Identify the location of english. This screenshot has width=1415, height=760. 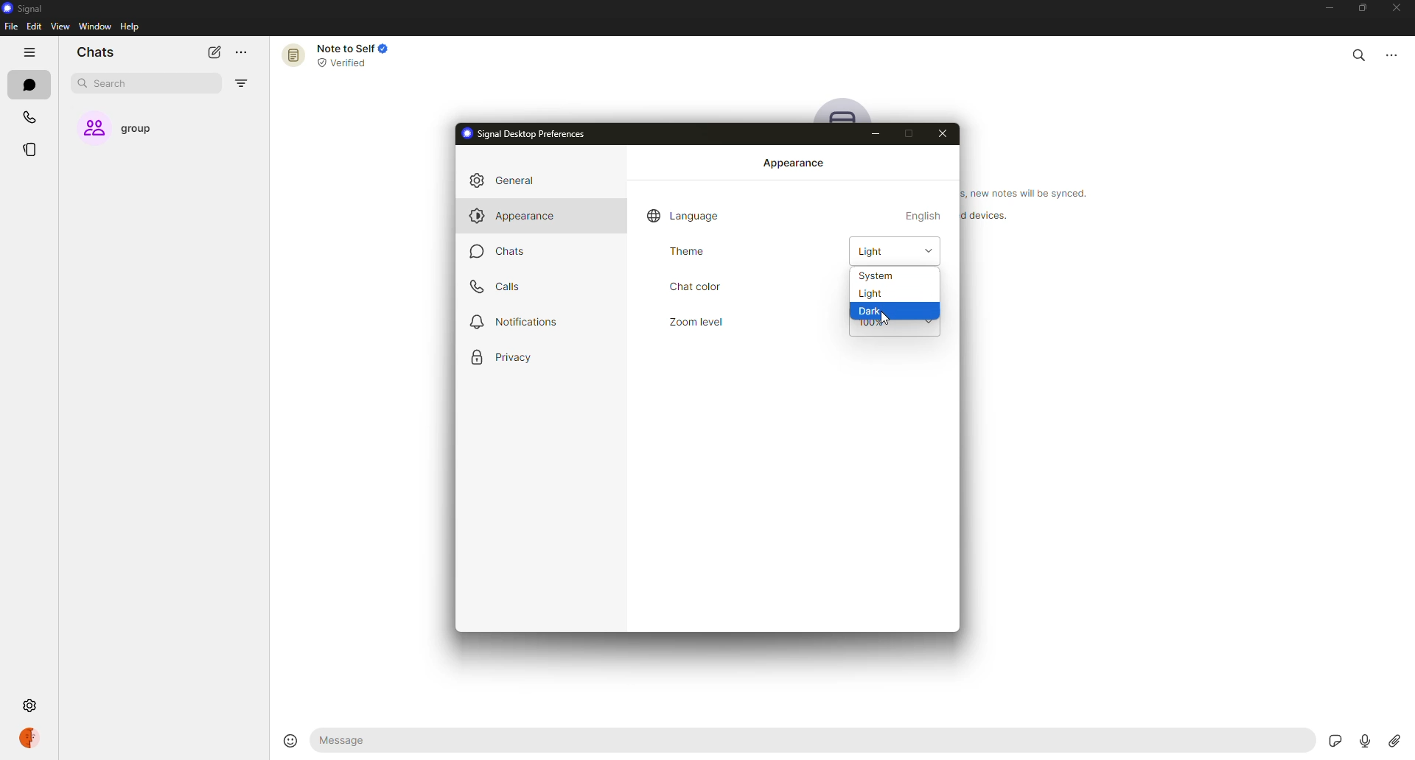
(924, 215).